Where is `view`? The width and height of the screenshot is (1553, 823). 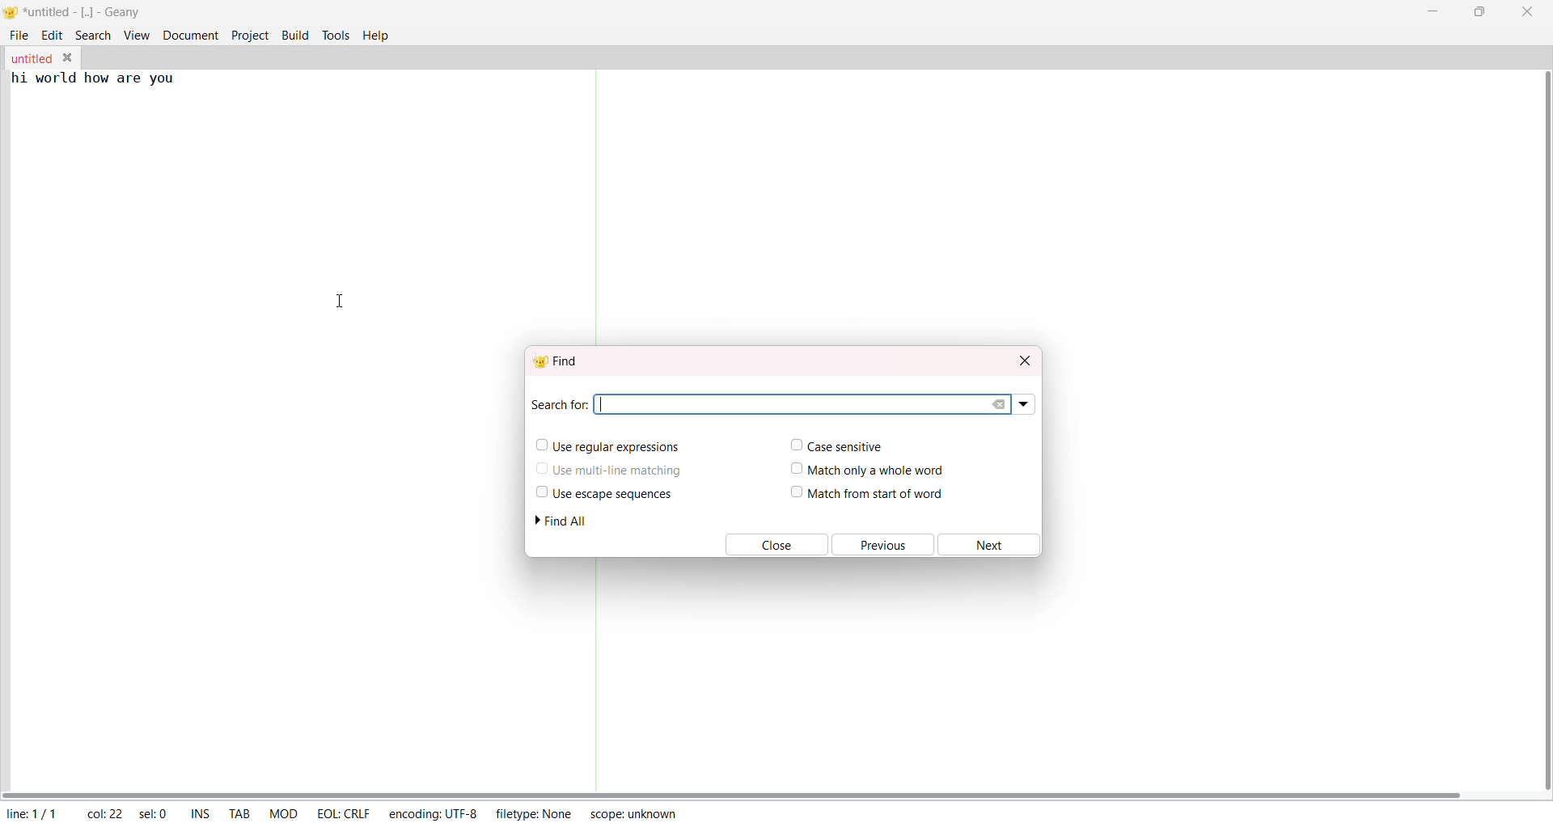 view is located at coordinates (138, 35).